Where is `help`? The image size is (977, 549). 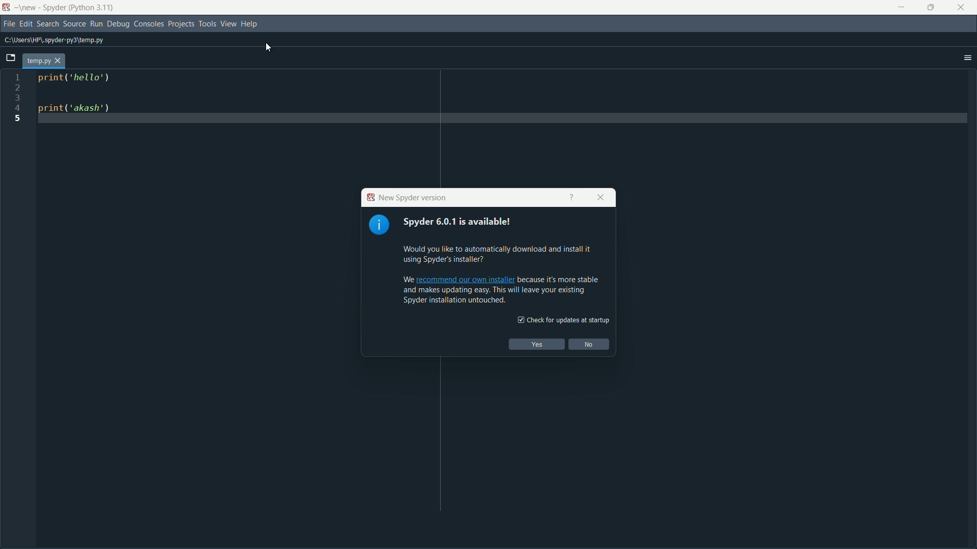 help is located at coordinates (570, 198).